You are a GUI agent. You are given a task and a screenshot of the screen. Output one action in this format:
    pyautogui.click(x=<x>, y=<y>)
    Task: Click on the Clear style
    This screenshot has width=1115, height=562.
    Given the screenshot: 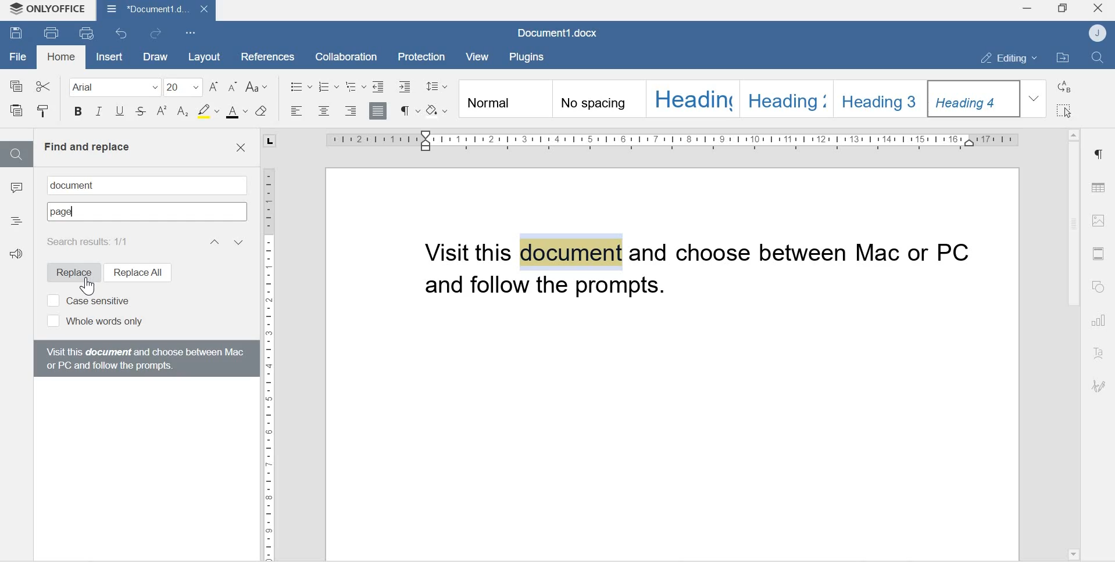 What is the action you would take?
    pyautogui.click(x=262, y=111)
    